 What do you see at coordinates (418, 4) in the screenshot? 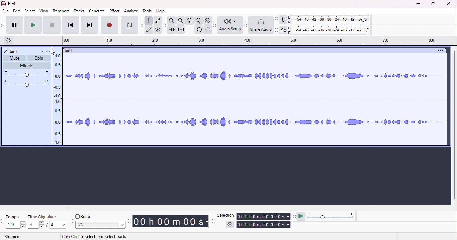
I see `minimize` at bounding box center [418, 4].